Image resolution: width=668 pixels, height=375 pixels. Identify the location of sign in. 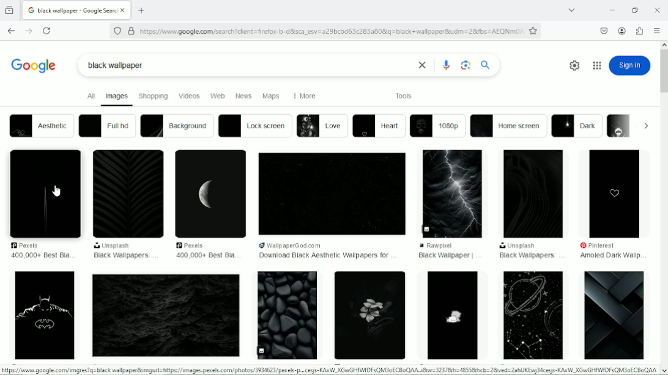
(630, 65).